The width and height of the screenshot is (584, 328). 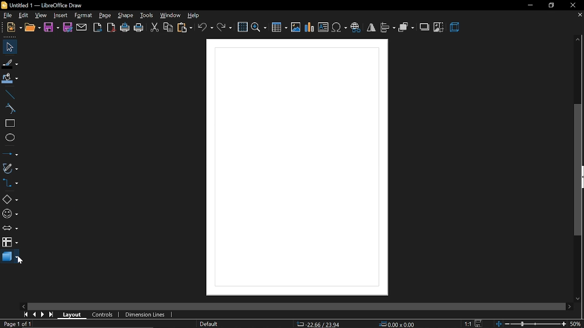 I want to click on save, so click(x=52, y=28).